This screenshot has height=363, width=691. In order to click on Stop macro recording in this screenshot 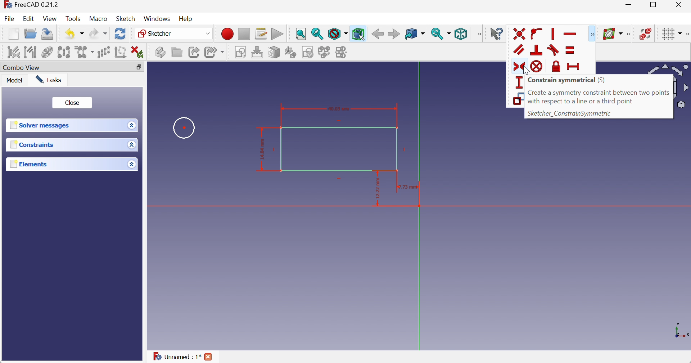, I will do `click(243, 34)`.